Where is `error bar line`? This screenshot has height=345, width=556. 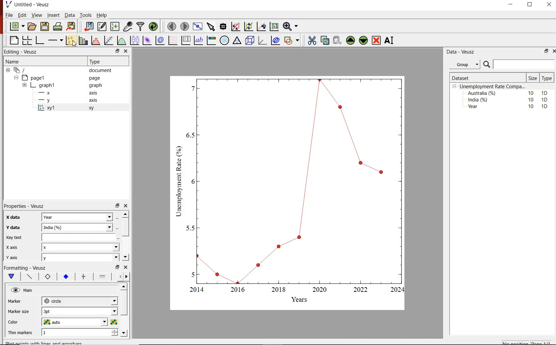
error bar line is located at coordinates (84, 277).